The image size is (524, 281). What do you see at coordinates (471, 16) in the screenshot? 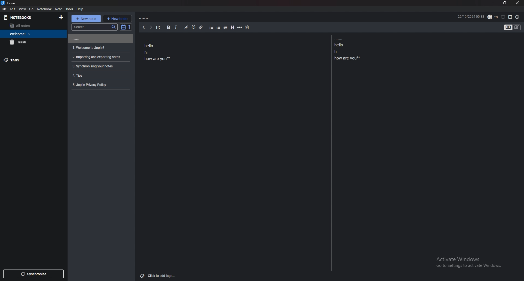
I see `date and time` at bounding box center [471, 16].